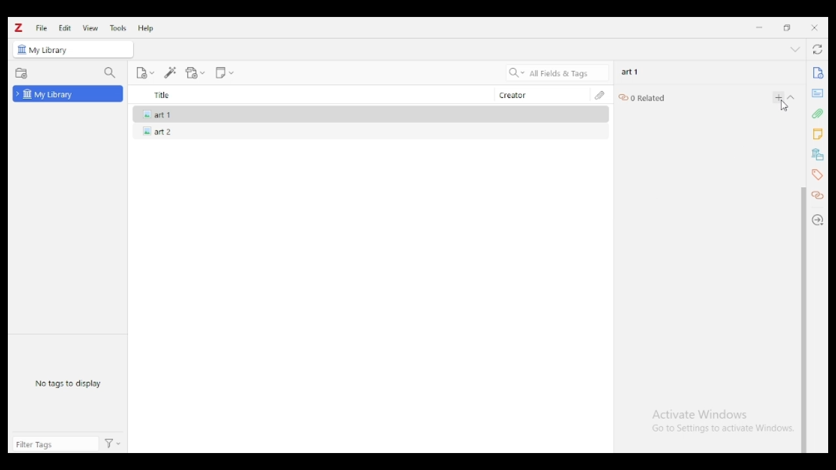 The image size is (836, 470). What do you see at coordinates (195, 73) in the screenshot?
I see `add attachment` at bounding box center [195, 73].